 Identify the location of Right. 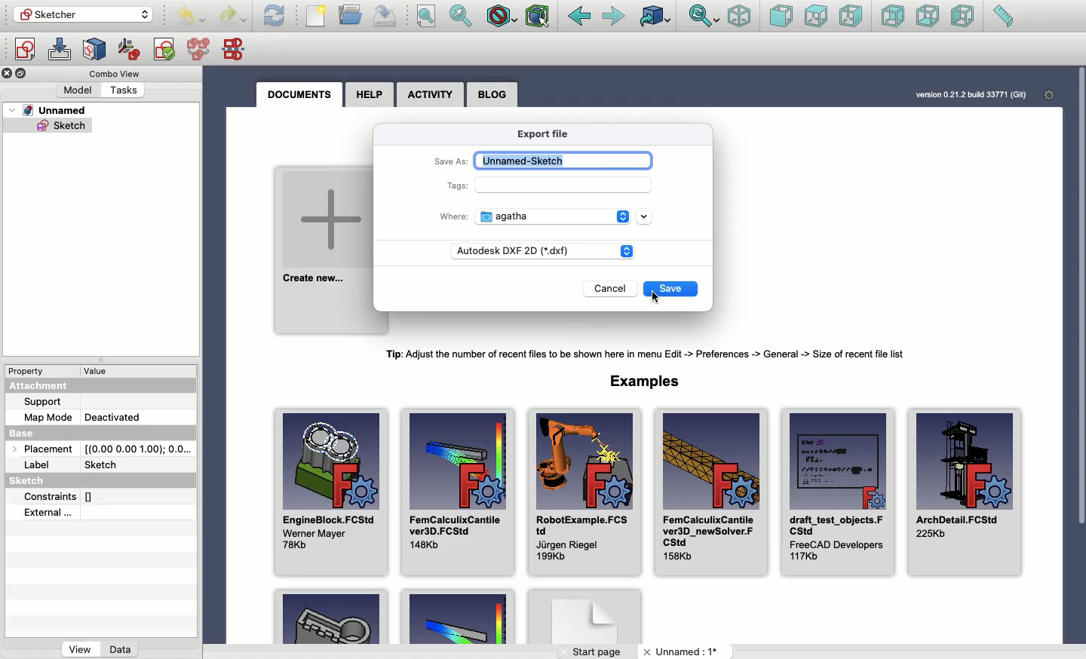
(851, 16).